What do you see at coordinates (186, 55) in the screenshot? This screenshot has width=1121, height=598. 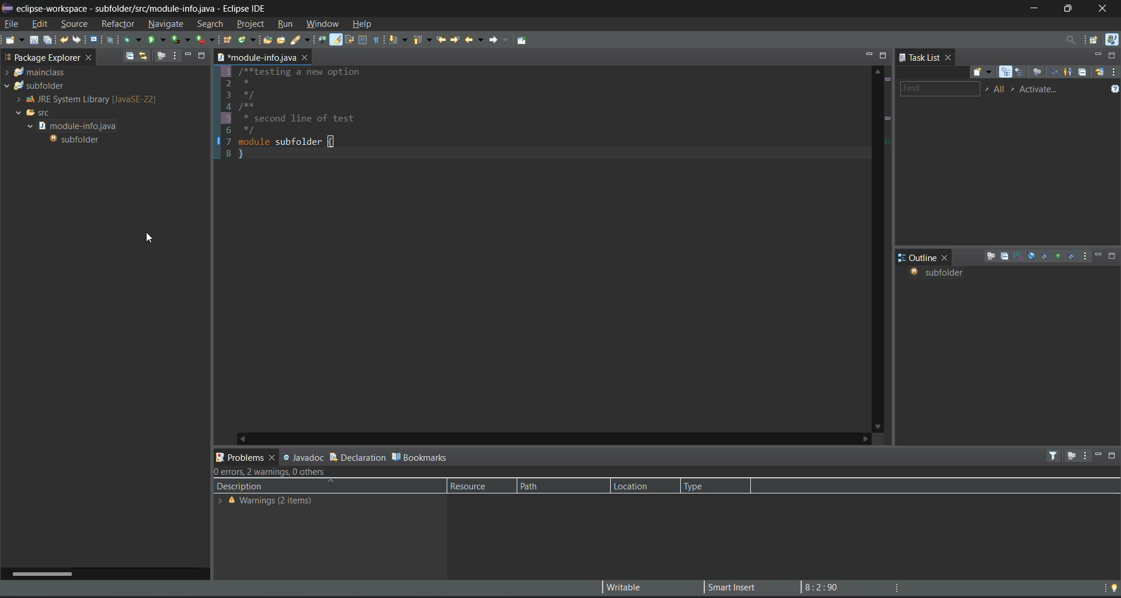 I see `minimize` at bounding box center [186, 55].